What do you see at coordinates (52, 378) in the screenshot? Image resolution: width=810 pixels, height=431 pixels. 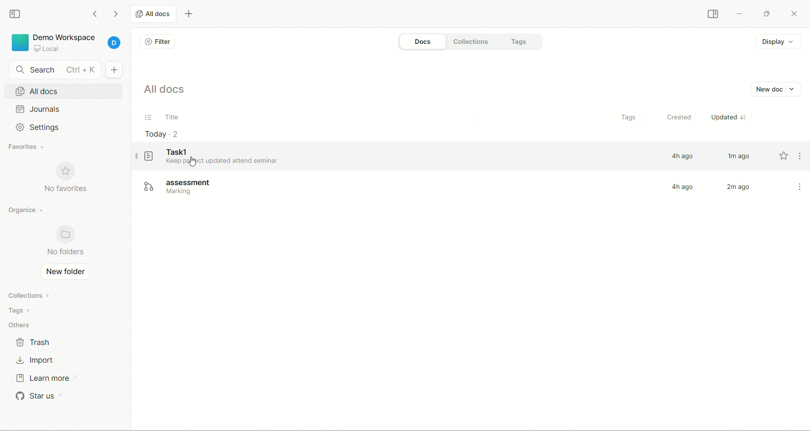 I see `learn more` at bounding box center [52, 378].